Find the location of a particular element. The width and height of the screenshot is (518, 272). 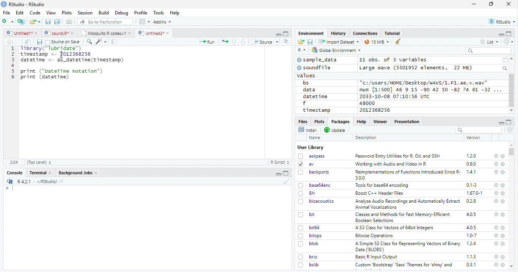

minimize is located at coordinates (278, 34).